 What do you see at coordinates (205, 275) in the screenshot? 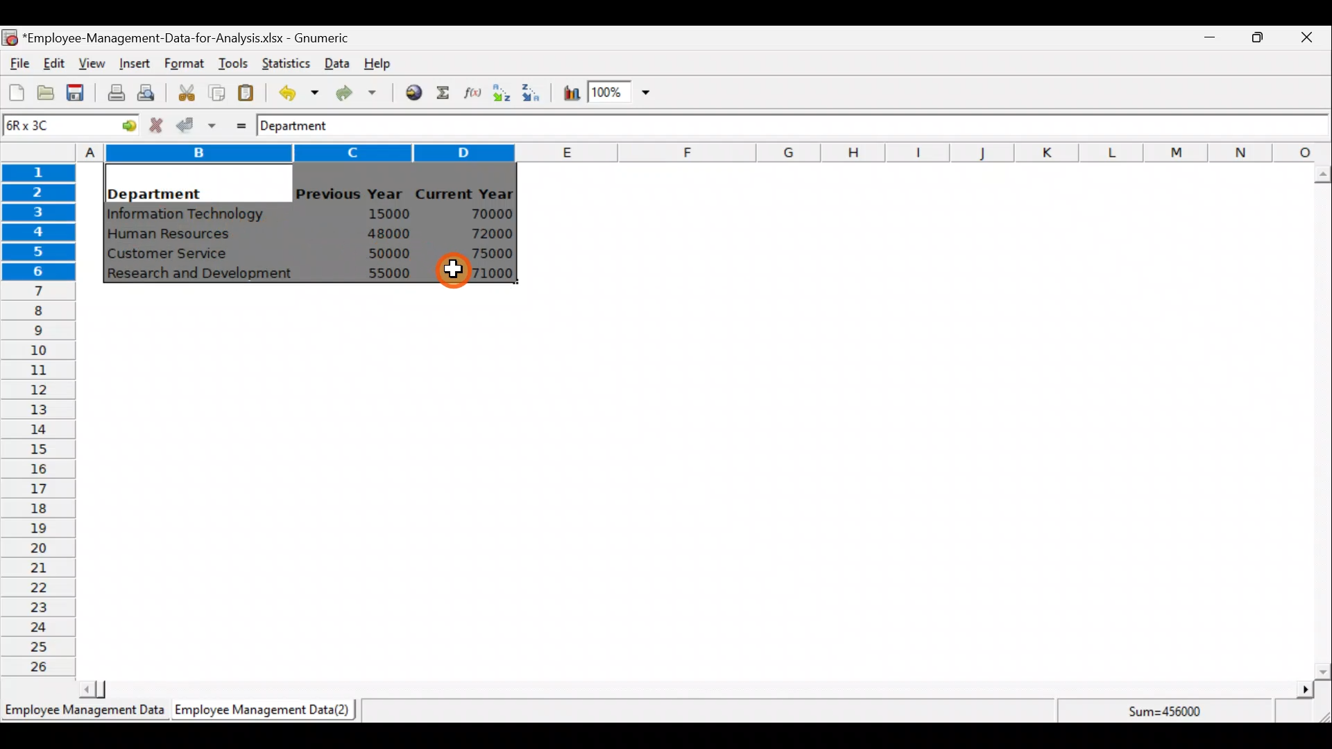
I see `Research and Development` at bounding box center [205, 275].